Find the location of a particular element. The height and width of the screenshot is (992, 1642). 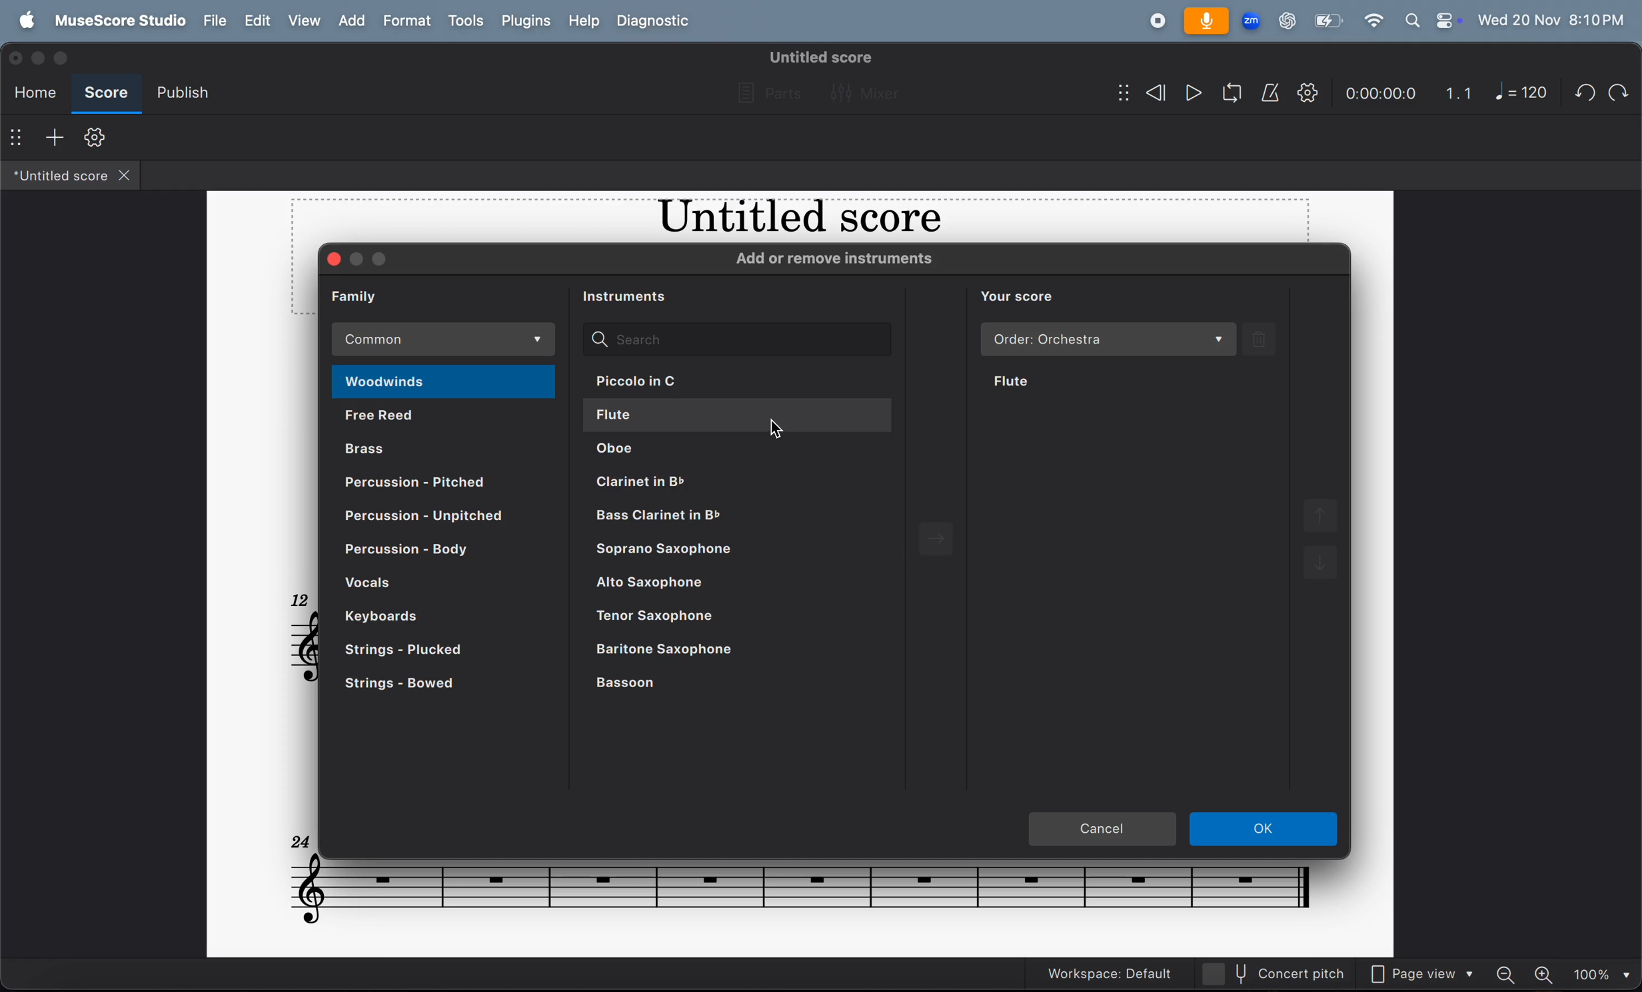

musescore studio is located at coordinates (115, 20).